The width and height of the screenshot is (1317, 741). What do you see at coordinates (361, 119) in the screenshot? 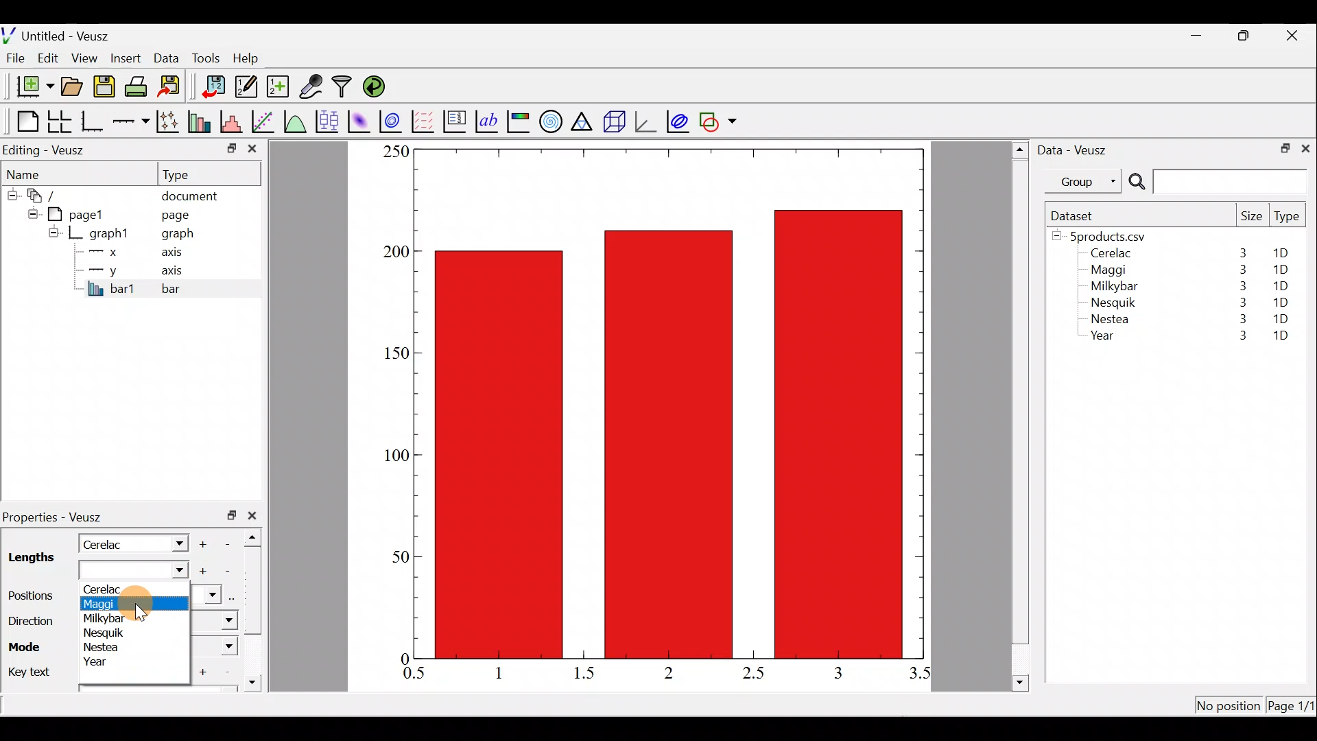
I see `Plot a 2d dataset as an image` at bounding box center [361, 119].